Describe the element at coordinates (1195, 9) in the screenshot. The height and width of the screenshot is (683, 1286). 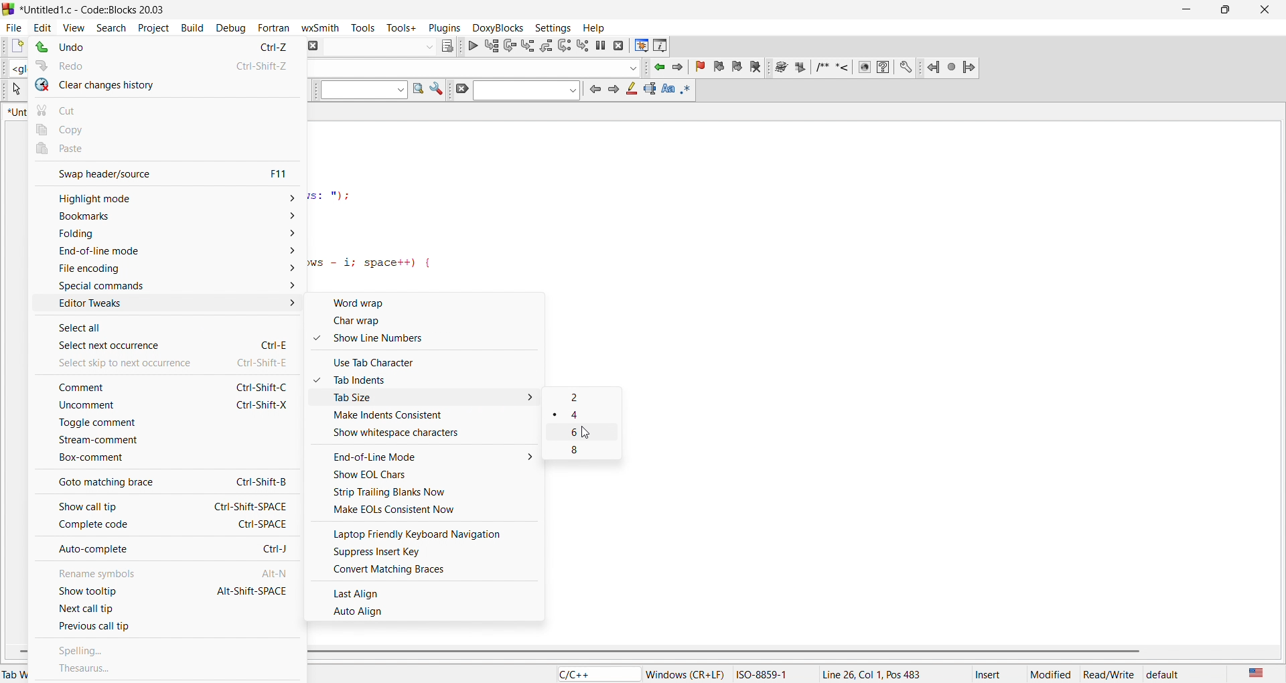
I see `minimize` at that location.